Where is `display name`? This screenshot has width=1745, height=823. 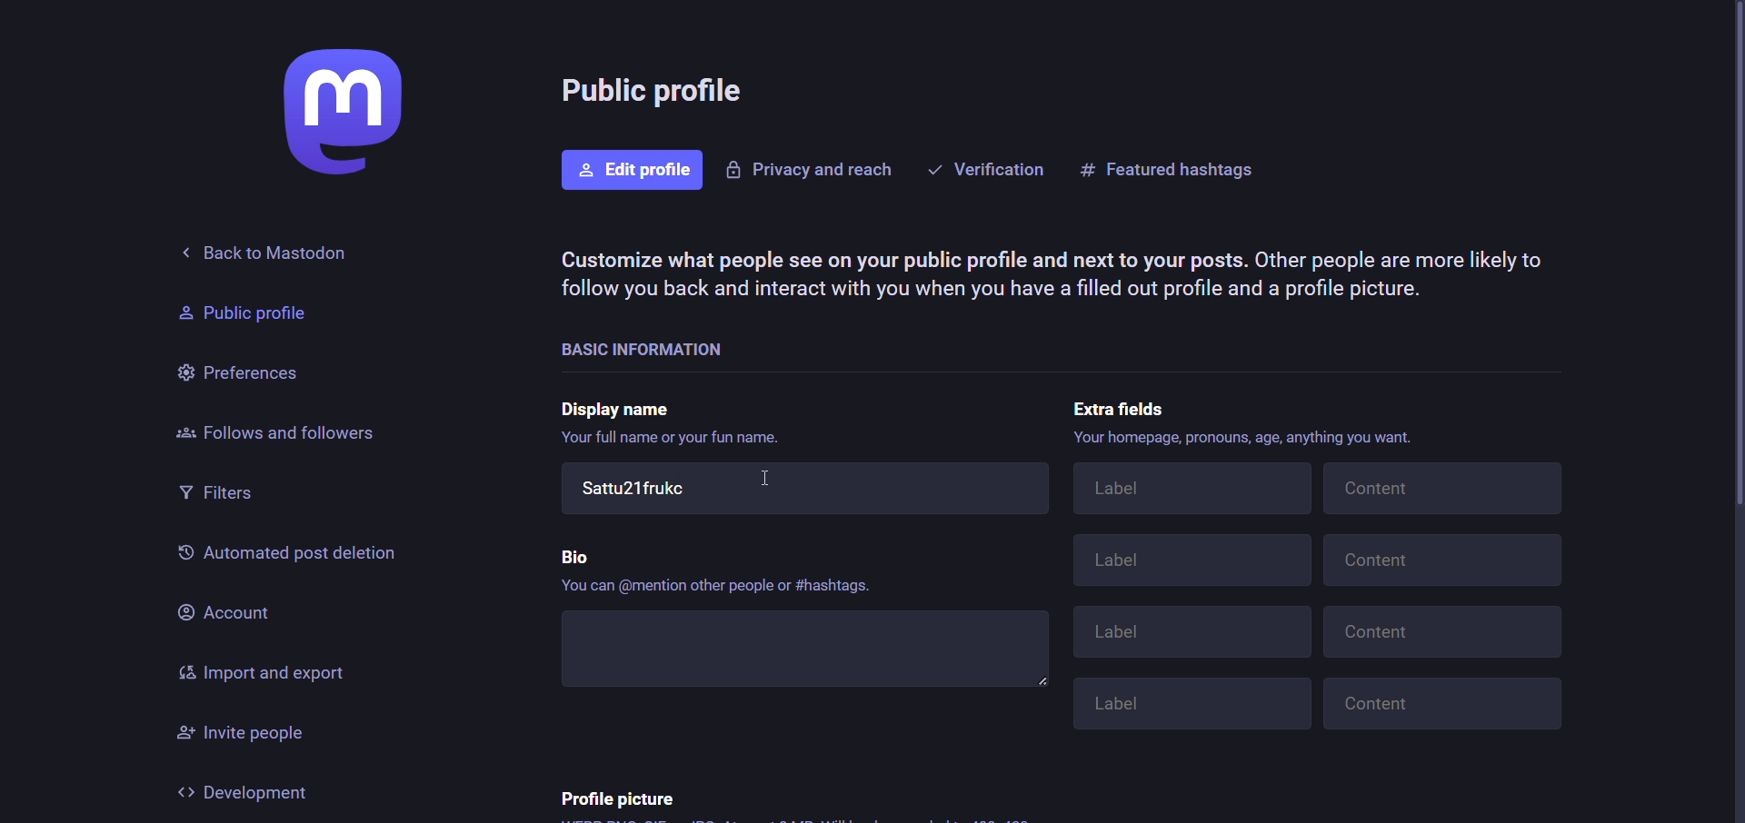
display name is located at coordinates (621, 407).